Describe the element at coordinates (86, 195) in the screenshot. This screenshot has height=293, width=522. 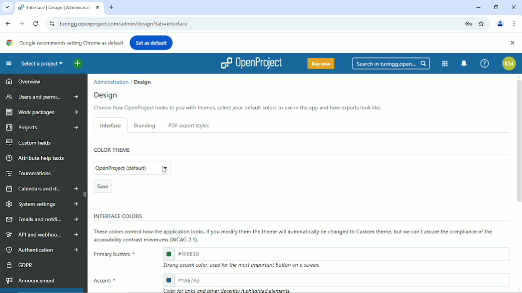
I see `hide sidebar` at that location.